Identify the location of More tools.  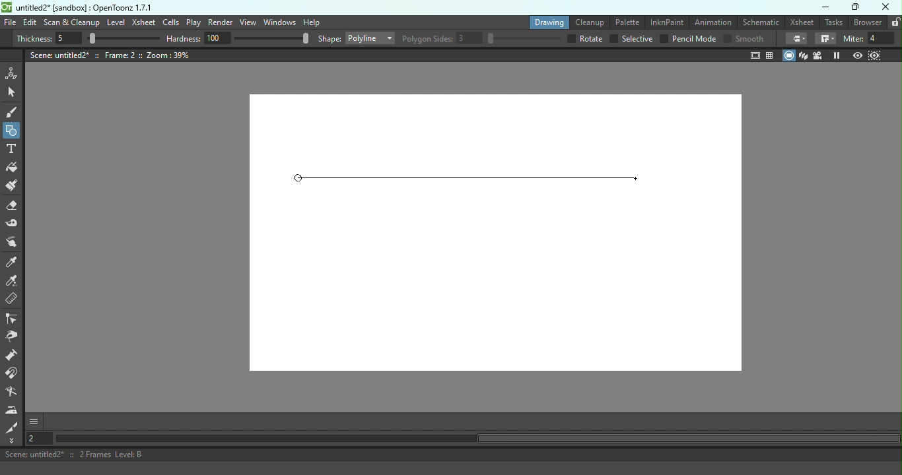
(14, 441).